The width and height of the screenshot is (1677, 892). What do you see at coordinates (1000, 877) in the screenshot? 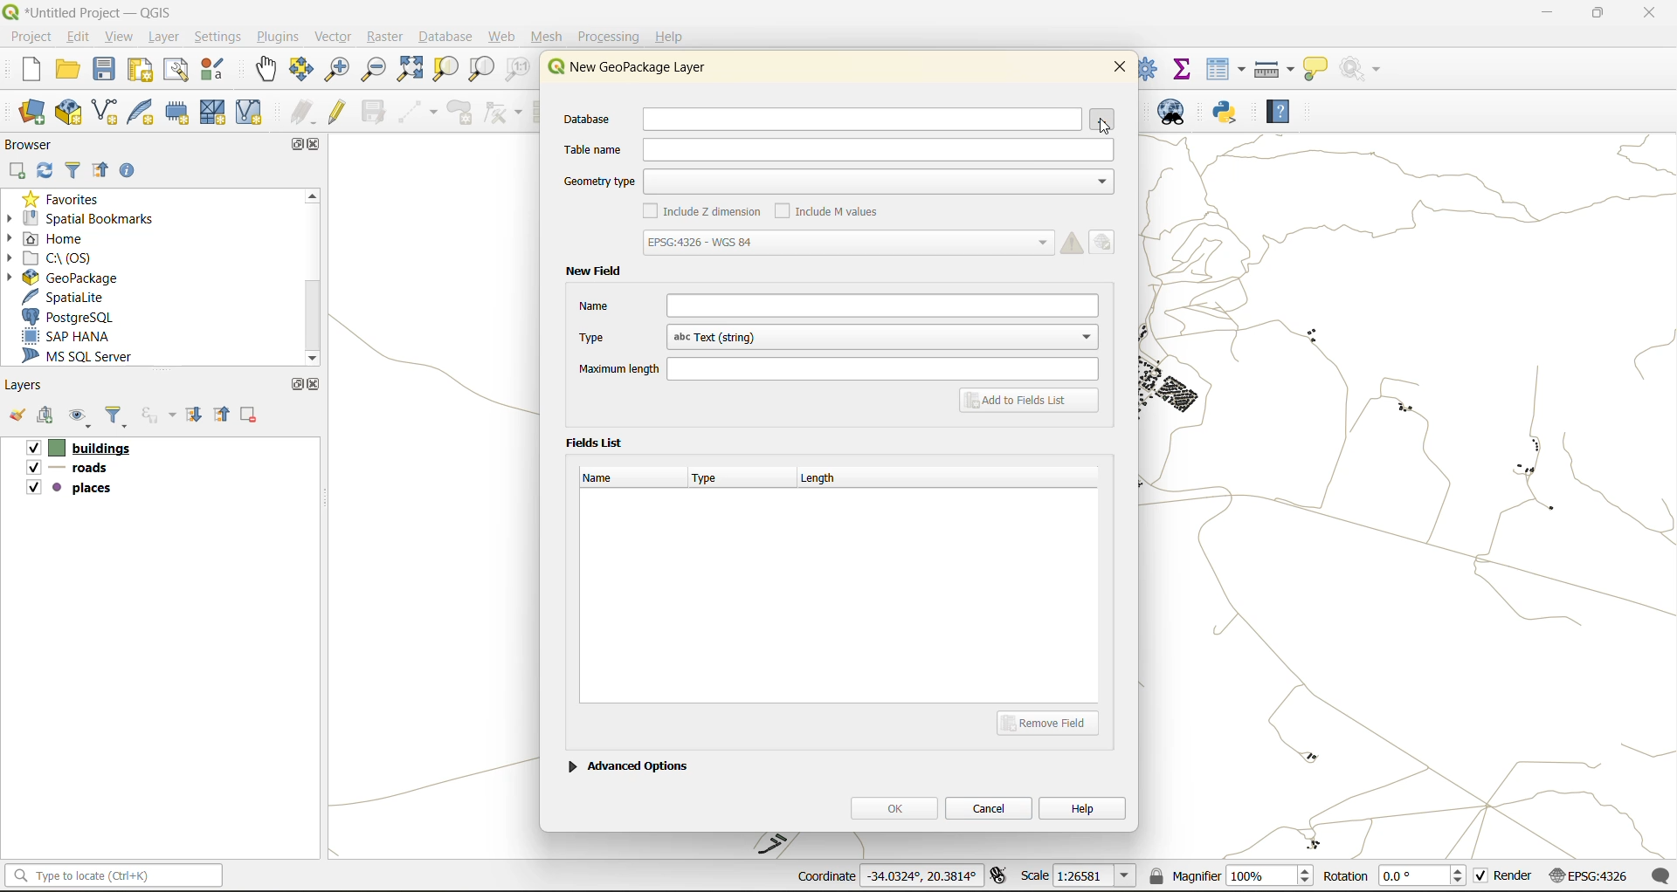
I see `toggle extents` at bounding box center [1000, 877].